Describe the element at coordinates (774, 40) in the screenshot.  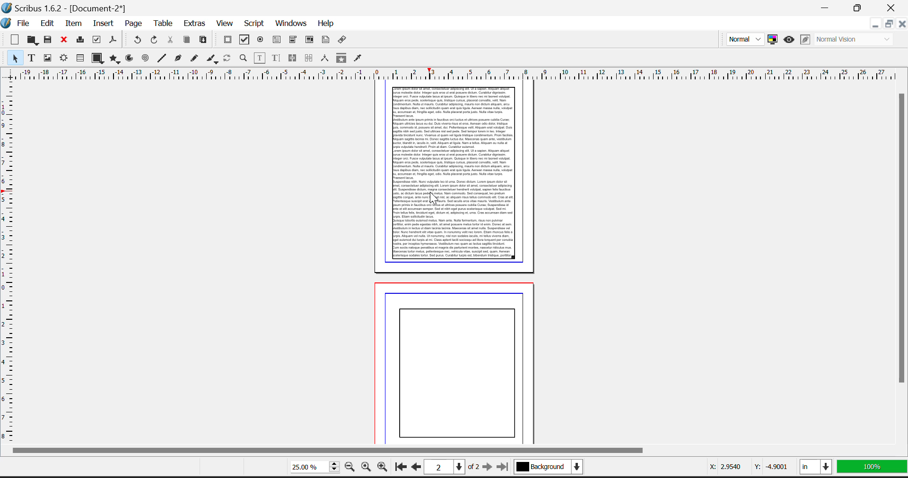
I see `Toggle Color Management` at that location.